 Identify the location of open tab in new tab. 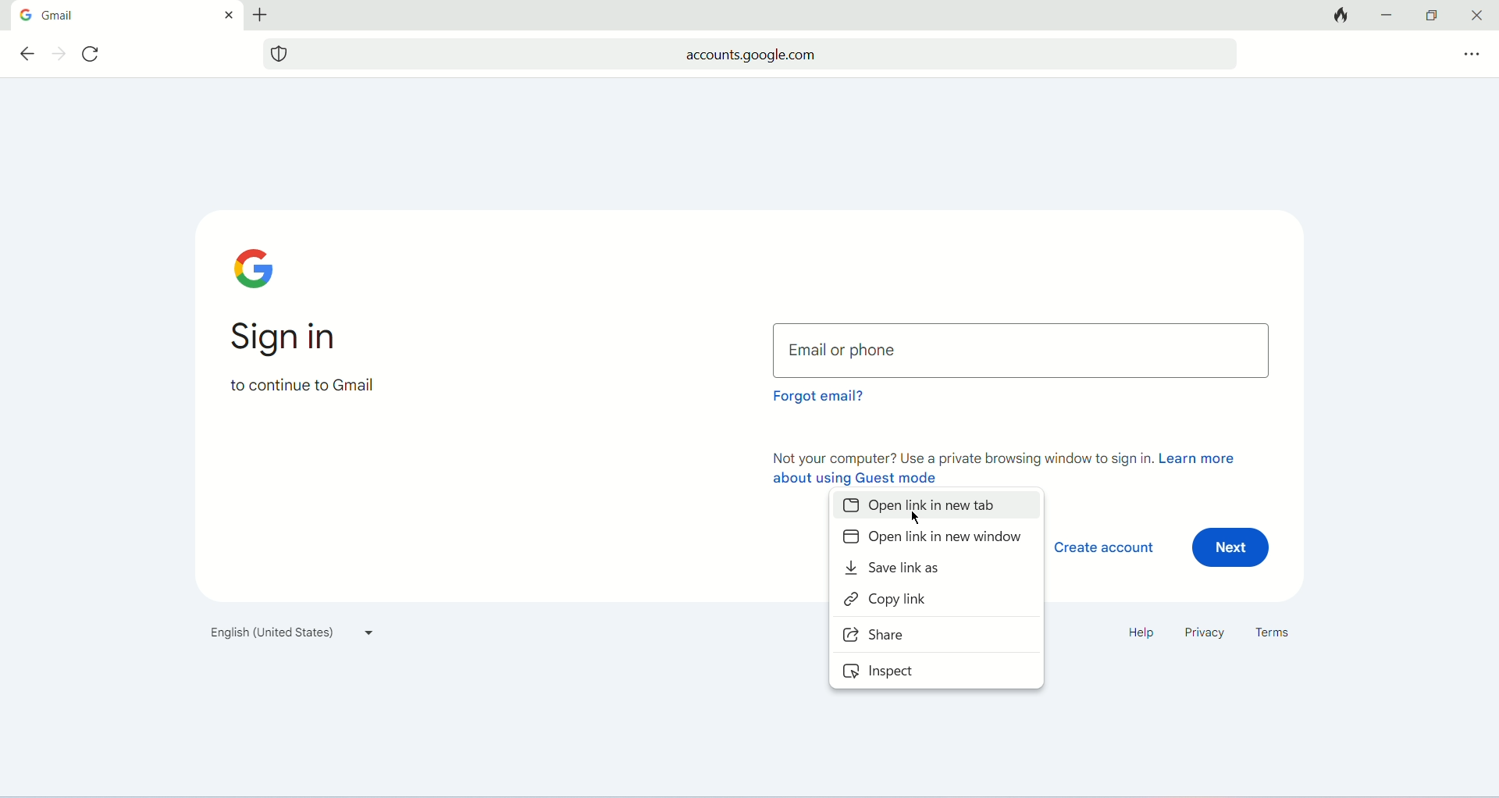
(939, 508).